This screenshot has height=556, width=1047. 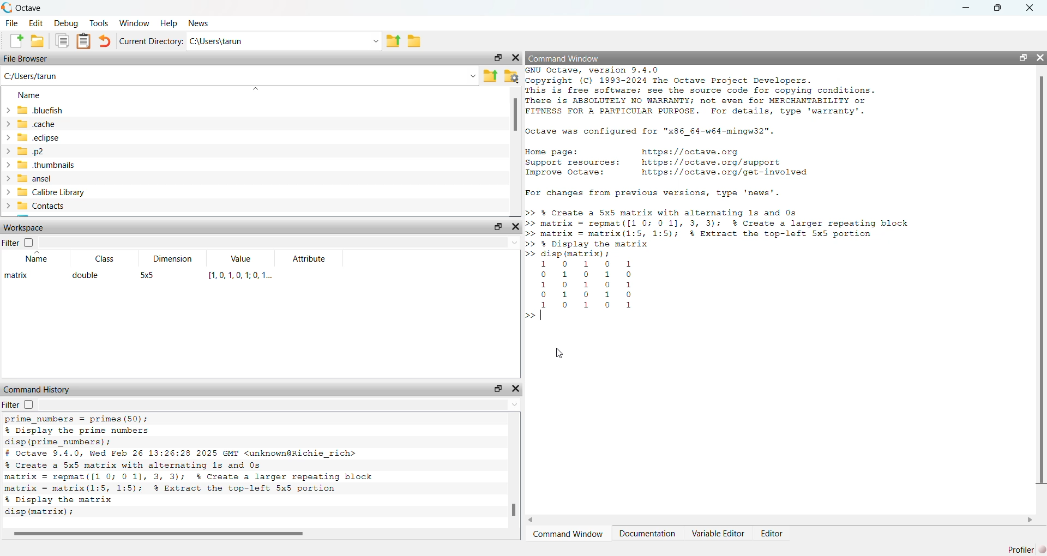 I want to click on Class, so click(x=105, y=258).